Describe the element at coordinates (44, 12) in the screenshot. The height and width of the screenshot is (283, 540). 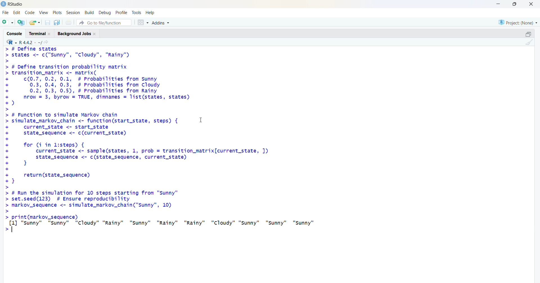
I see `view` at that location.